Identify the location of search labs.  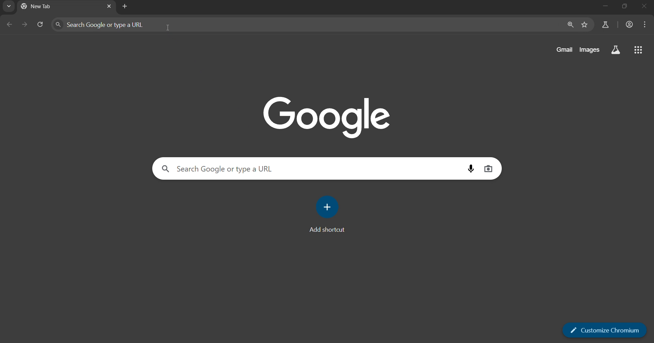
(605, 24).